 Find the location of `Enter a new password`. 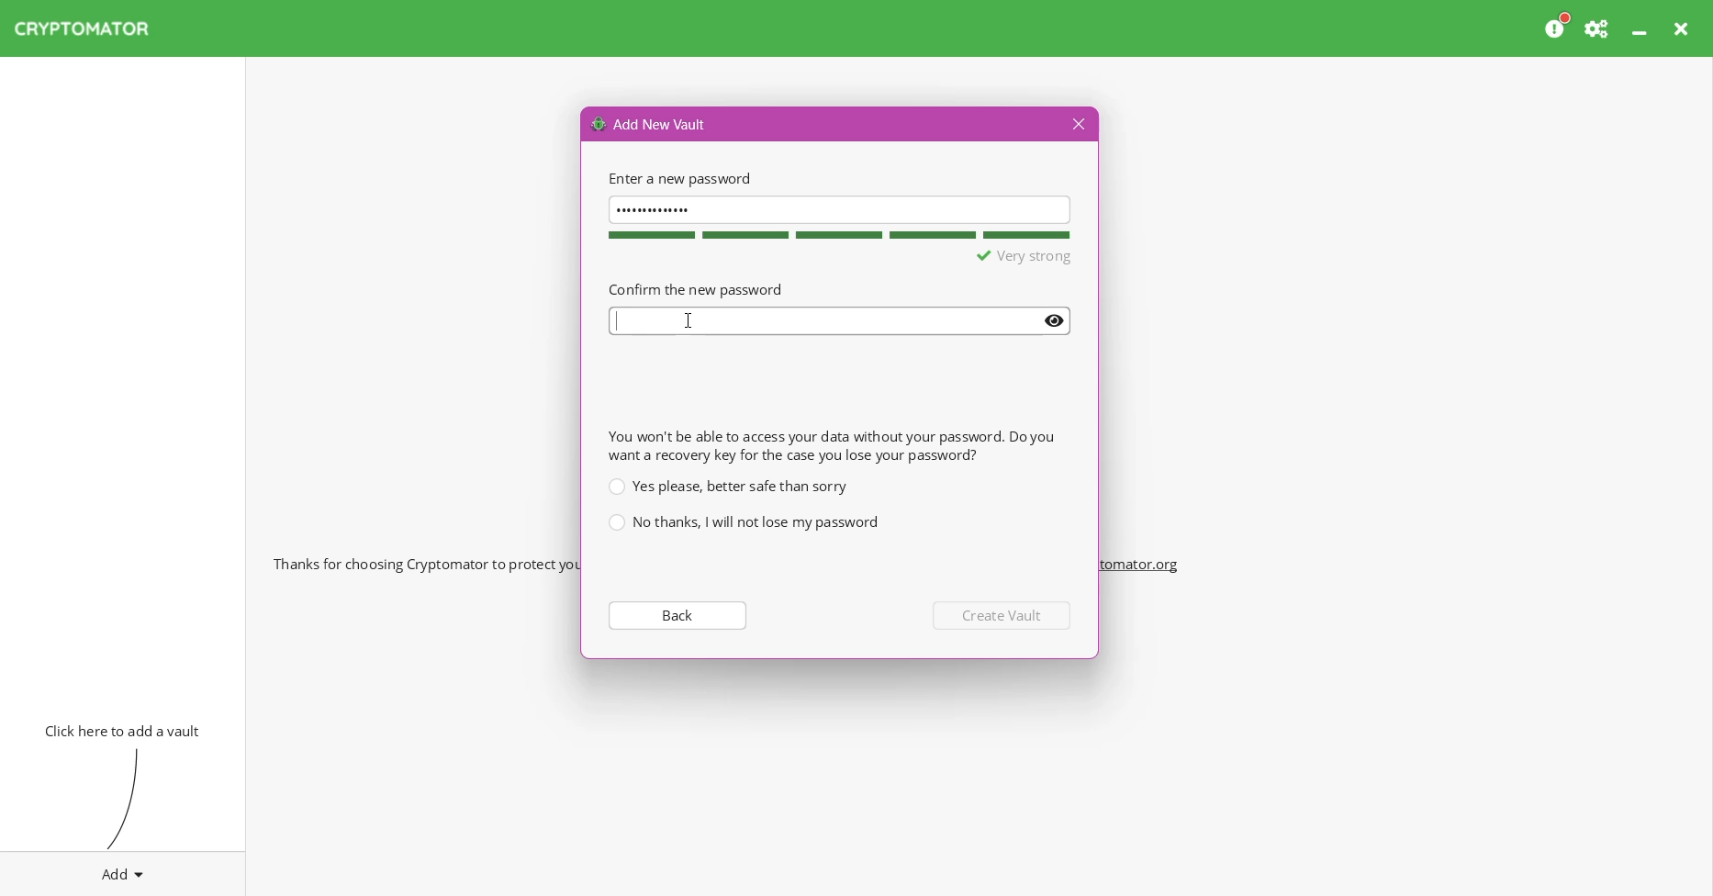

Enter a new password is located at coordinates (677, 178).